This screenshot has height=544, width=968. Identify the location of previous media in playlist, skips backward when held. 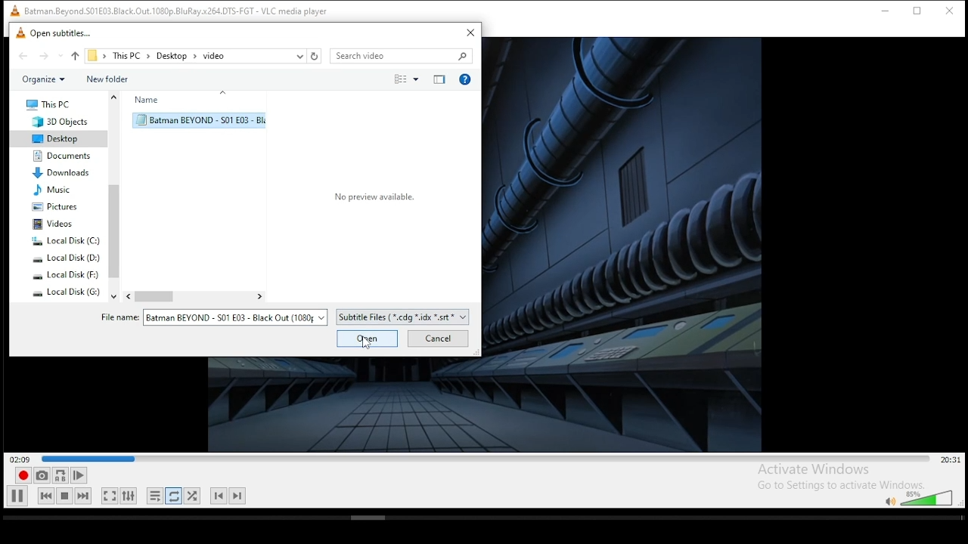
(46, 496).